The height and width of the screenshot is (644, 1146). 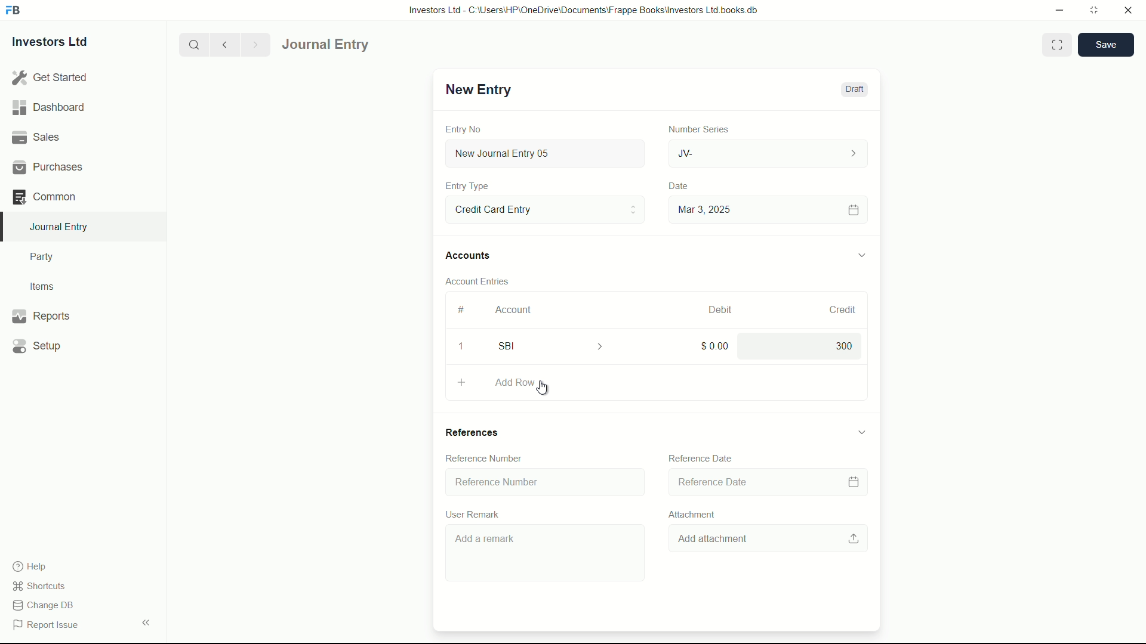 What do you see at coordinates (42, 586) in the screenshot?
I see `shortcuts` at bounding box center [42, 586].